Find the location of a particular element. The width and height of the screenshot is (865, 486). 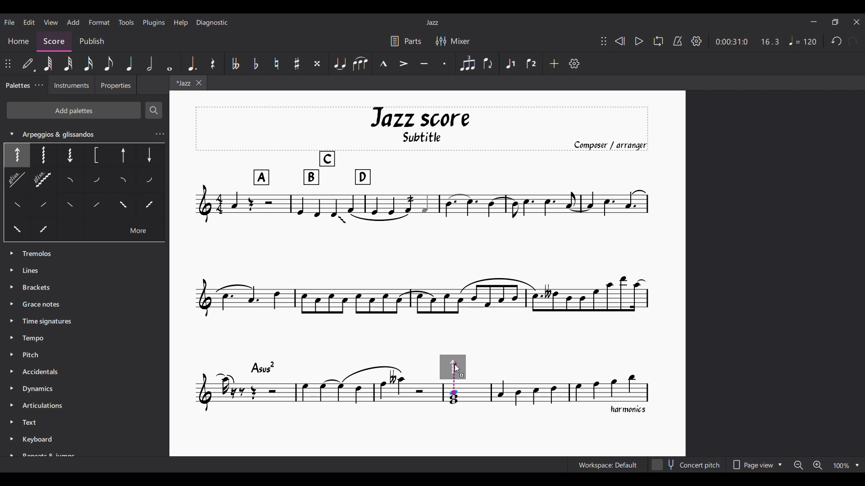

Staccato is located at coordinates (445, 64).